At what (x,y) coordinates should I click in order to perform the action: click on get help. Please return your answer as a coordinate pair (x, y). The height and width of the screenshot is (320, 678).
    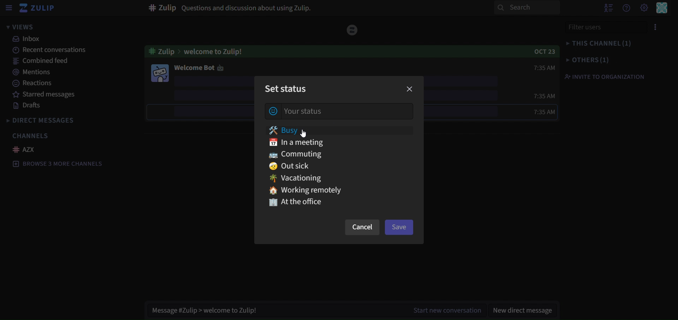
    Looking at the image, I should click on (627, 8).